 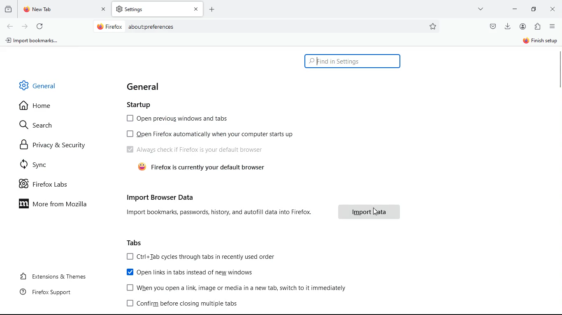 What do you see at coordinates (238, 288) in the screenshot?
I see `When you open a link image or media in a new tab, switch to it immediately` at bounding box center [238, 288].